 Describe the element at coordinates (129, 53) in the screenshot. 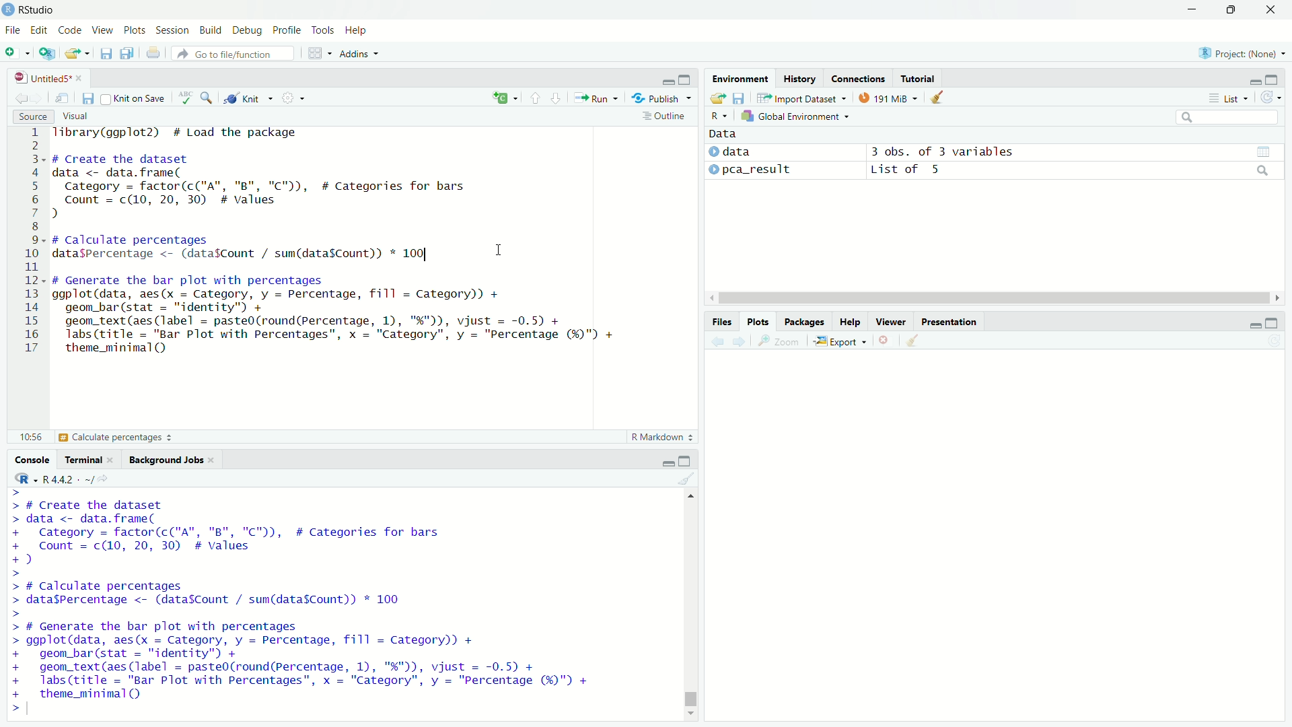

I see `save all` at that location.